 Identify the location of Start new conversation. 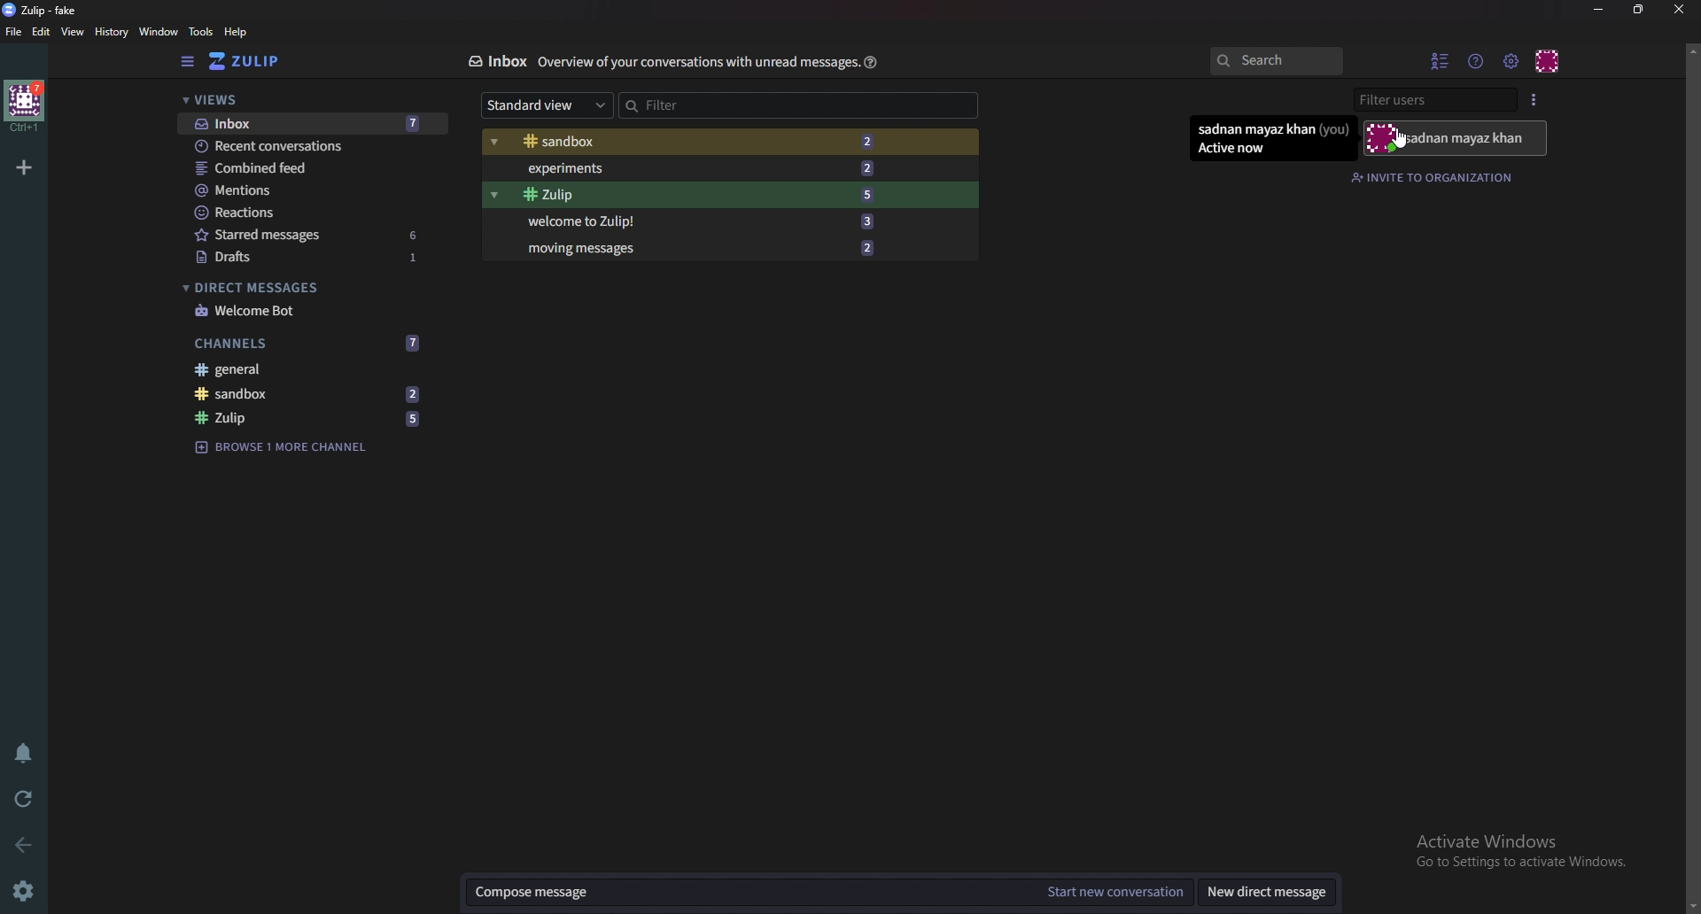
(1112, 893).